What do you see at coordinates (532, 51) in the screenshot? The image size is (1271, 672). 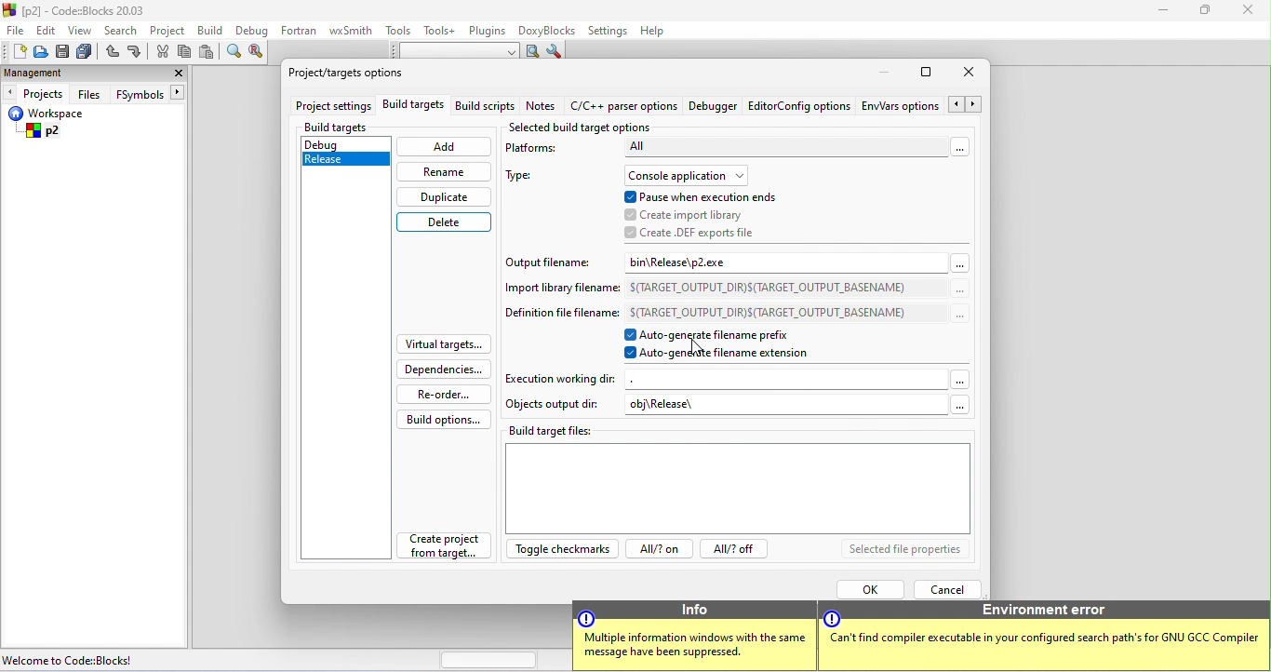 I see `run search` at bounding box center [532, 51].